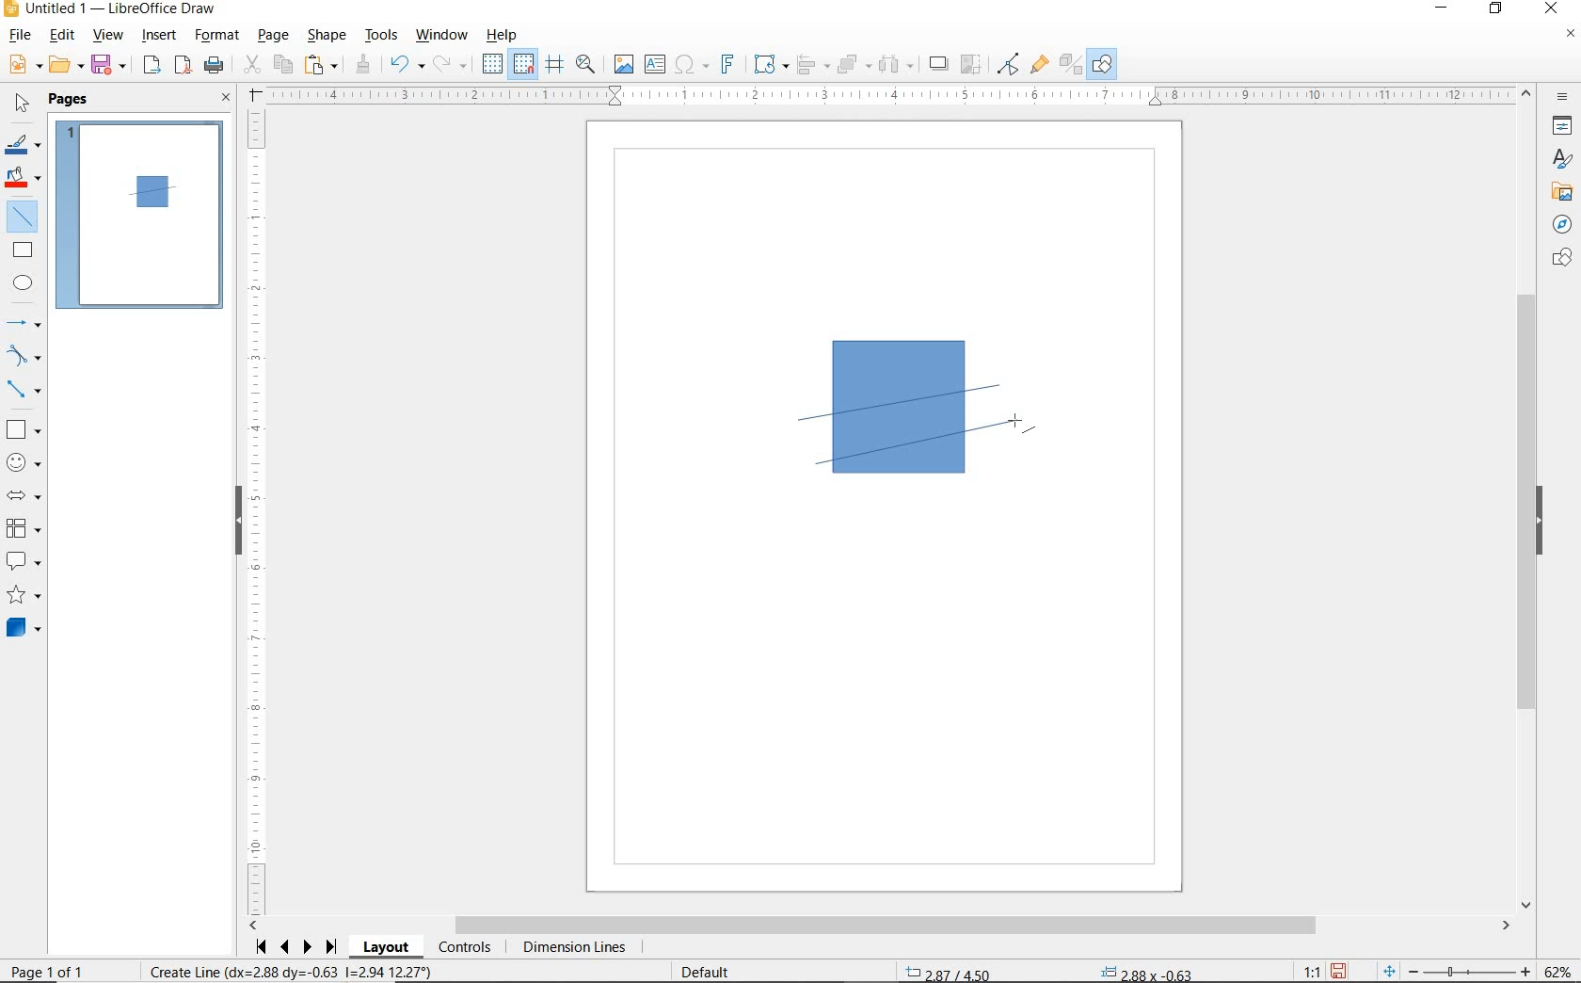 The height and width of the screenshot is (983, 1581). Describe the element at coordinates (442, 36) in the screenshot. I see `WINDOW` at that location.